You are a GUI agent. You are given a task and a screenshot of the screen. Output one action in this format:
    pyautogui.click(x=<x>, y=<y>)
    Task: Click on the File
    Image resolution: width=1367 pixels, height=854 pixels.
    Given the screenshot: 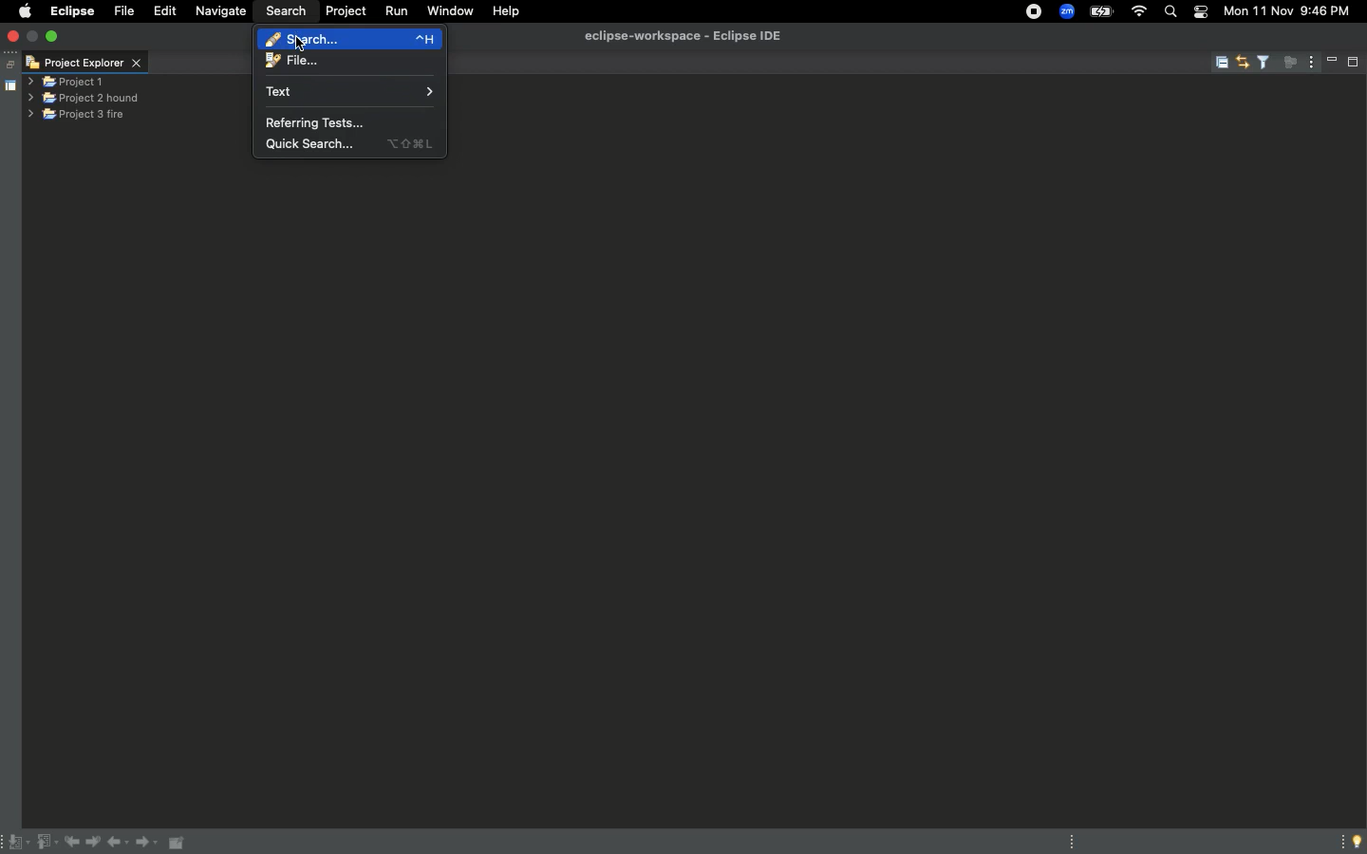 What is the action you would take?
    pyautogui.click(x=308, y=62)
    